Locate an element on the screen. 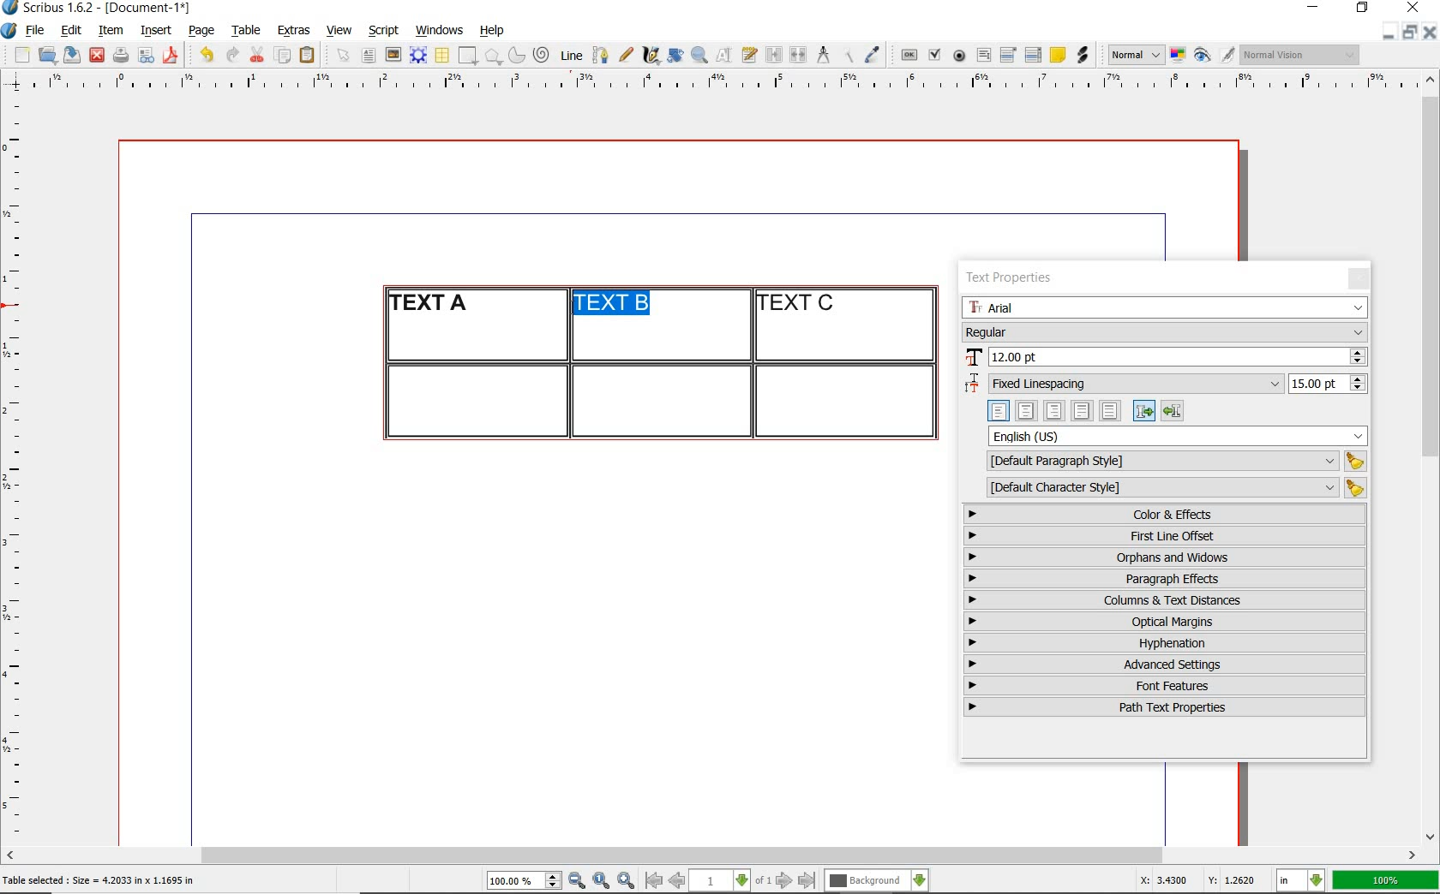 Image resolution: width=1440 pixels, height=894 pixels. orphans & windows is located at coordinates (1163, 558).